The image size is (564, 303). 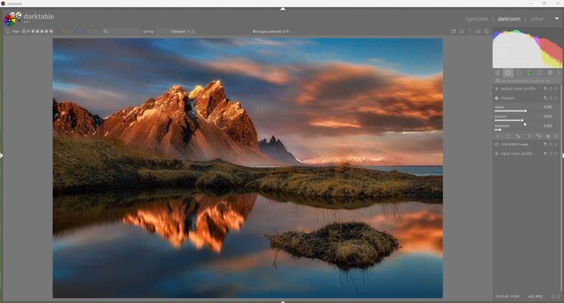 What do you see at coordinates (551, 144) in the screenshot?
I see `copy, reset and presets` at bounding box center [551, 144].